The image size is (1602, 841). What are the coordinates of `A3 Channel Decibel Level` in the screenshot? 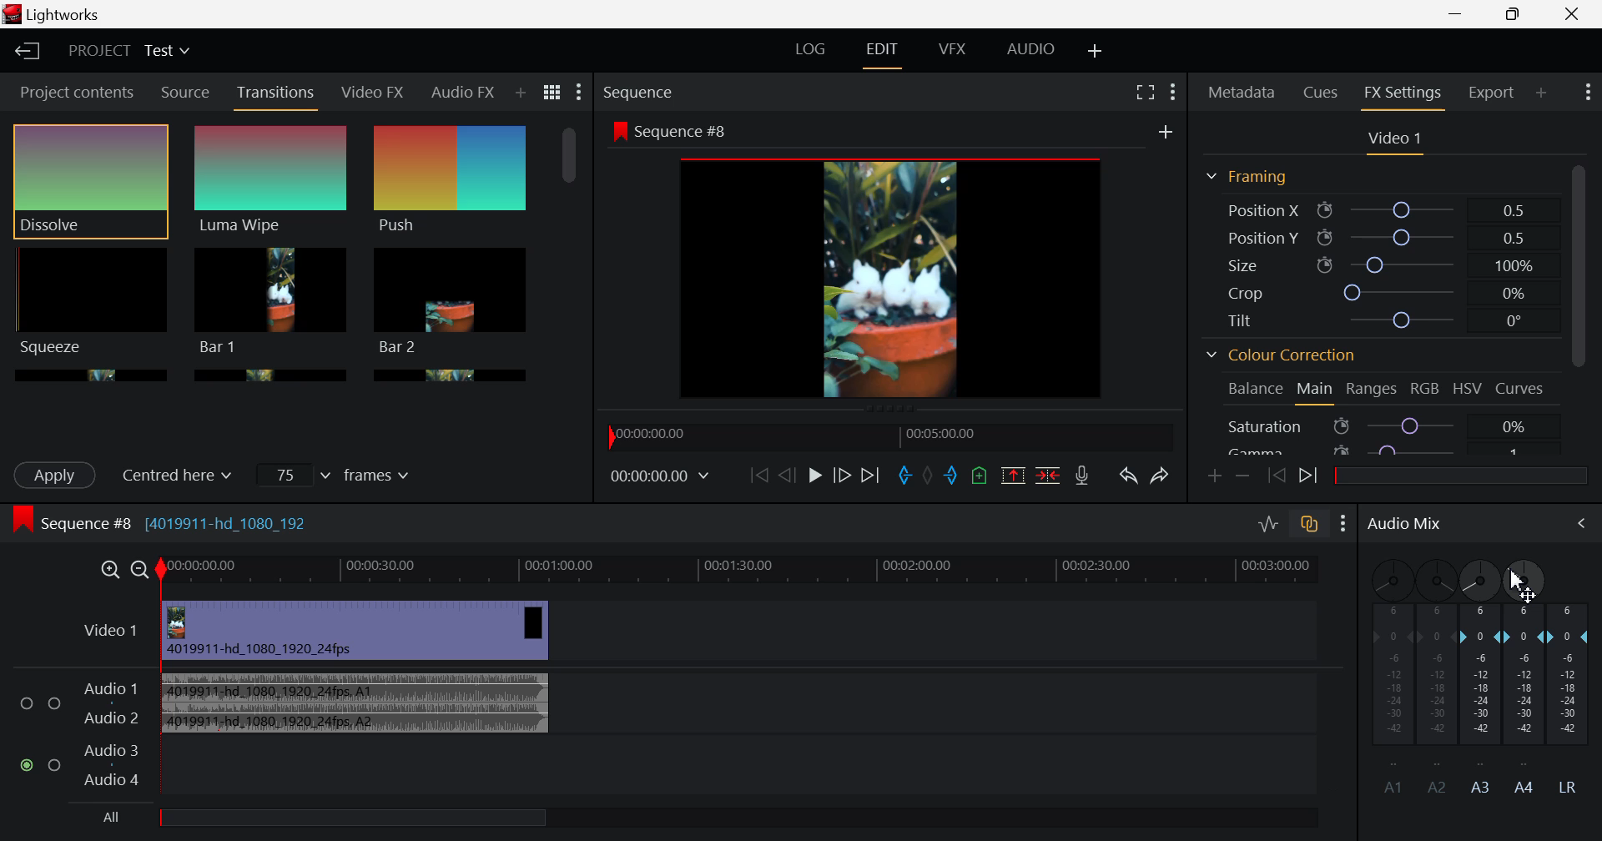 It's located at (1481, 675).